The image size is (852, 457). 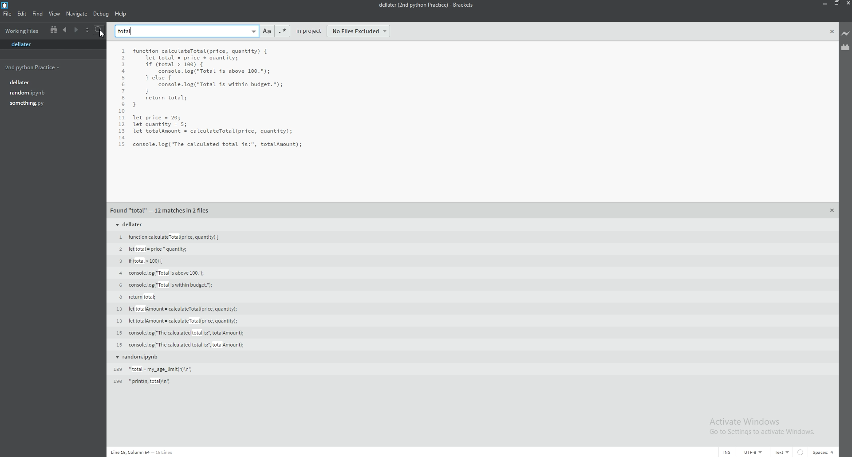 I want to click on match case, so click(x=267, y=31).